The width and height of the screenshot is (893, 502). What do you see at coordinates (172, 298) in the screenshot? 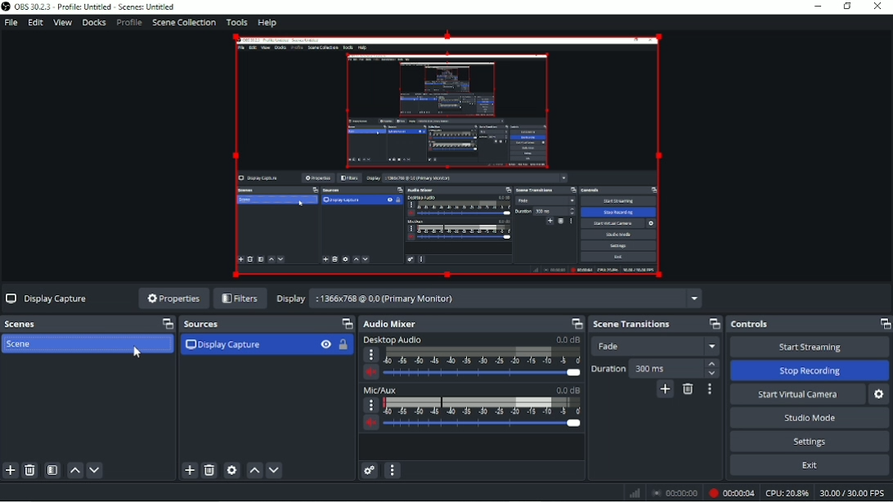
I see `Properties` at bounding box center [172, 298].